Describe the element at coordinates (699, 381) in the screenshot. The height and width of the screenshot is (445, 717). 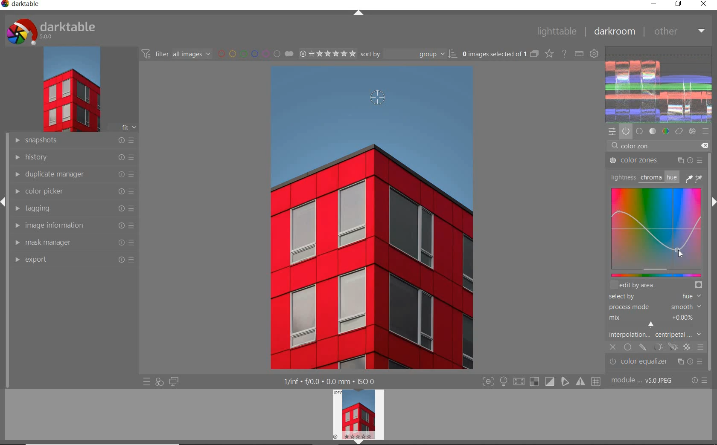
I see `reset or presets & preferences` at that location.